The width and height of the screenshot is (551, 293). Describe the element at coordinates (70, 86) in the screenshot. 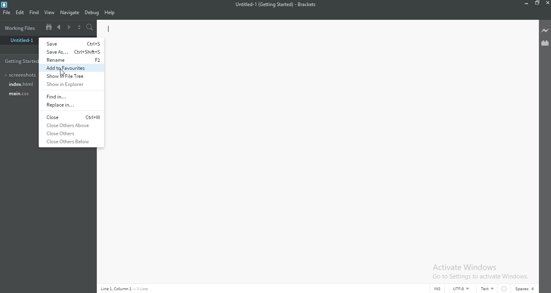

I see `show in explorer` at that location.